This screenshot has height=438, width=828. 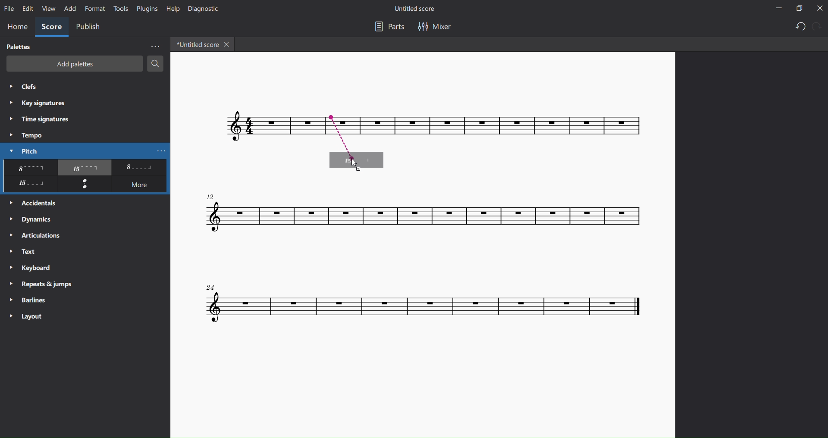 I want to click on add palettes, so click(x=72, y=64).